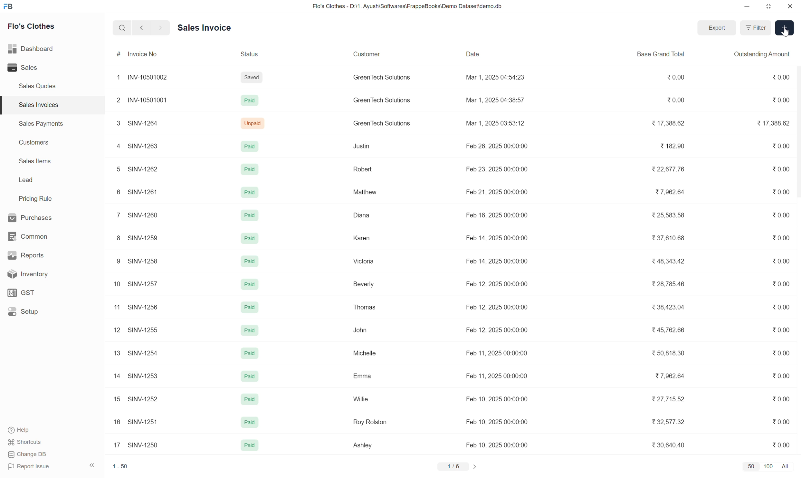 The image size is (801, 478). I want to click on common, so click(42, 235).